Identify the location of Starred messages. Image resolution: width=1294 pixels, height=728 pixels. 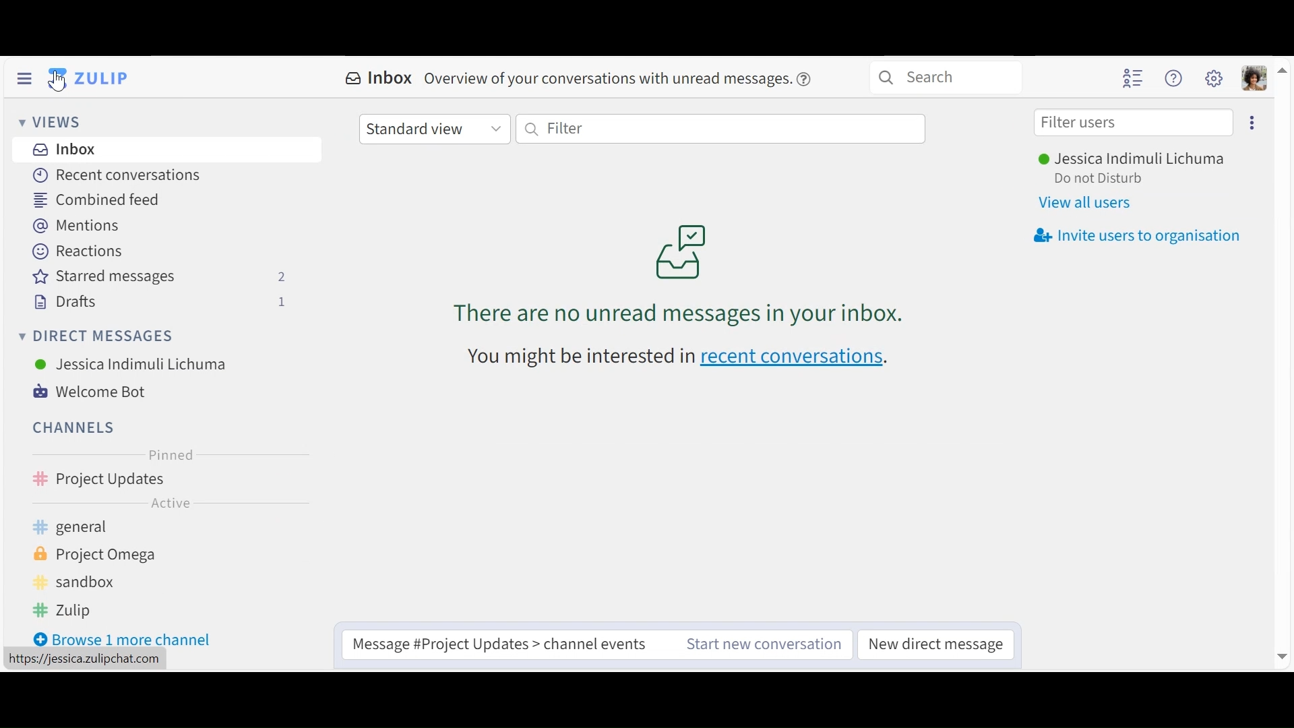
(165, 277).